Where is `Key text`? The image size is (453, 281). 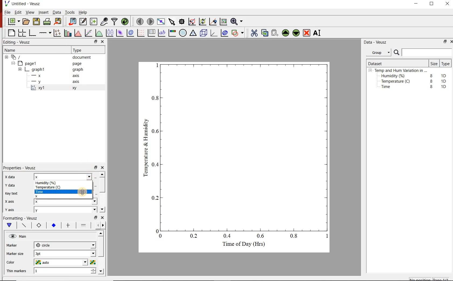
Key text is located at coordinates (13, 194).